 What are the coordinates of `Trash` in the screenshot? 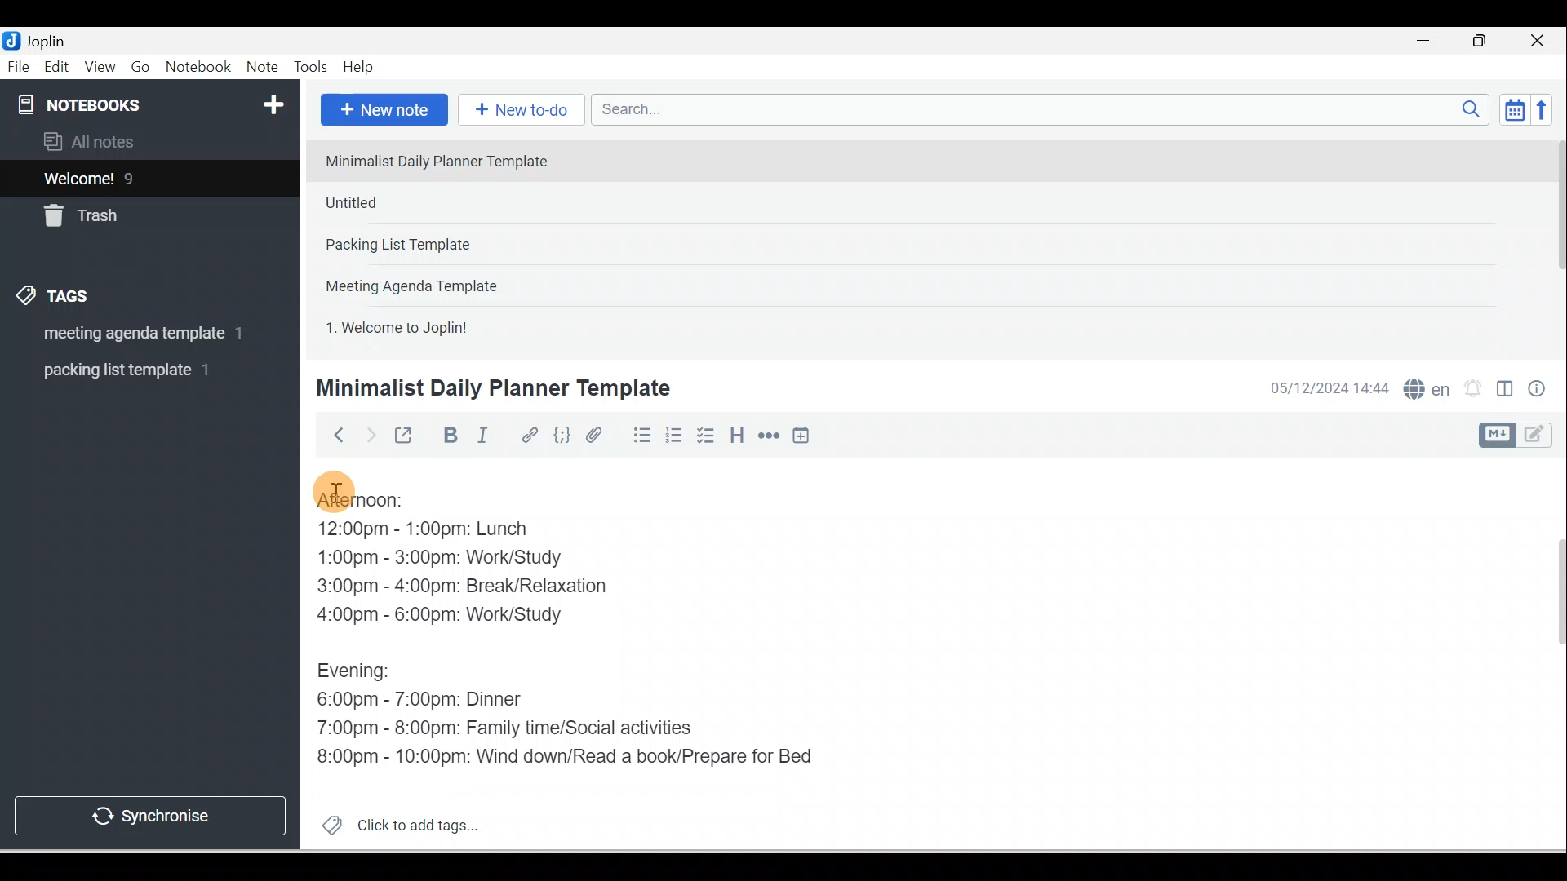 It's located at (120, 211).